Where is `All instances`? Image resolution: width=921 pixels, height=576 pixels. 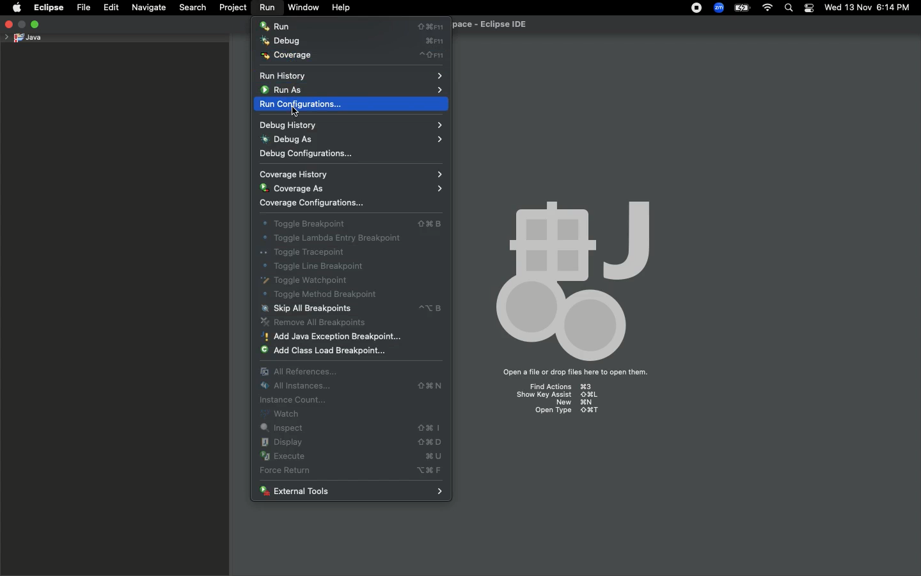
All instances is located at coordinates (351, 387).